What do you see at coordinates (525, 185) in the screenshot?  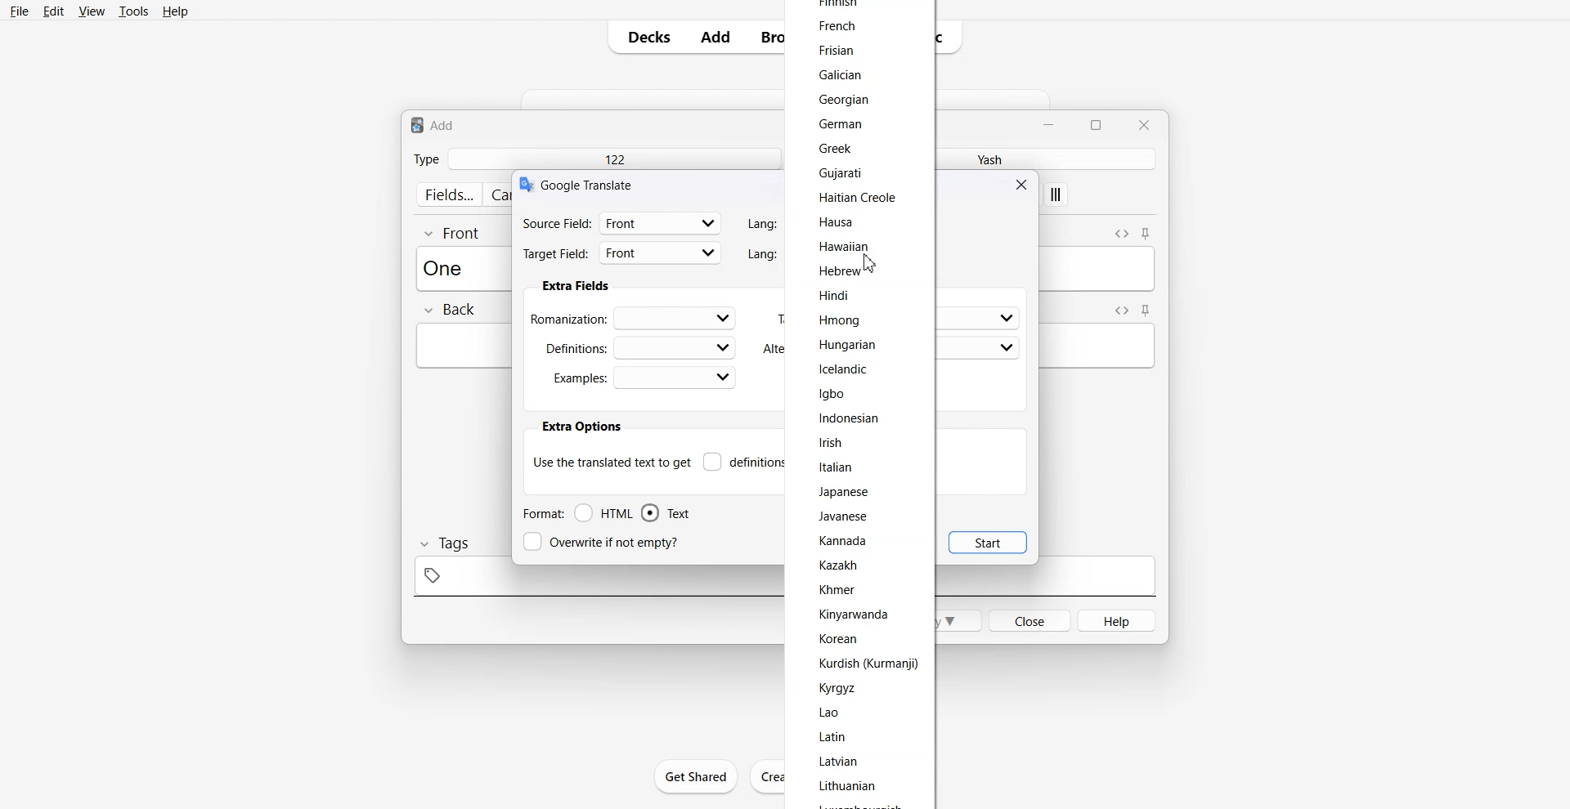 I see `logo` at bounding box center [525, 185].